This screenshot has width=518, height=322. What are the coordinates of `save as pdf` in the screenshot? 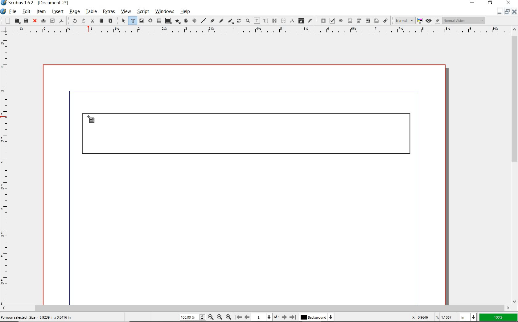 It's located at (62, 21).